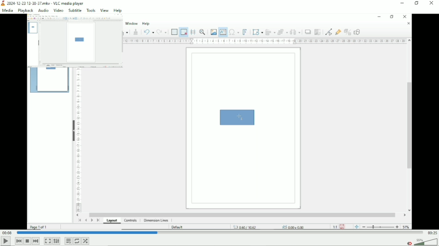 The height and width of the screenshot is (246, 439). I want to click on Total duration, so click(433, 232).